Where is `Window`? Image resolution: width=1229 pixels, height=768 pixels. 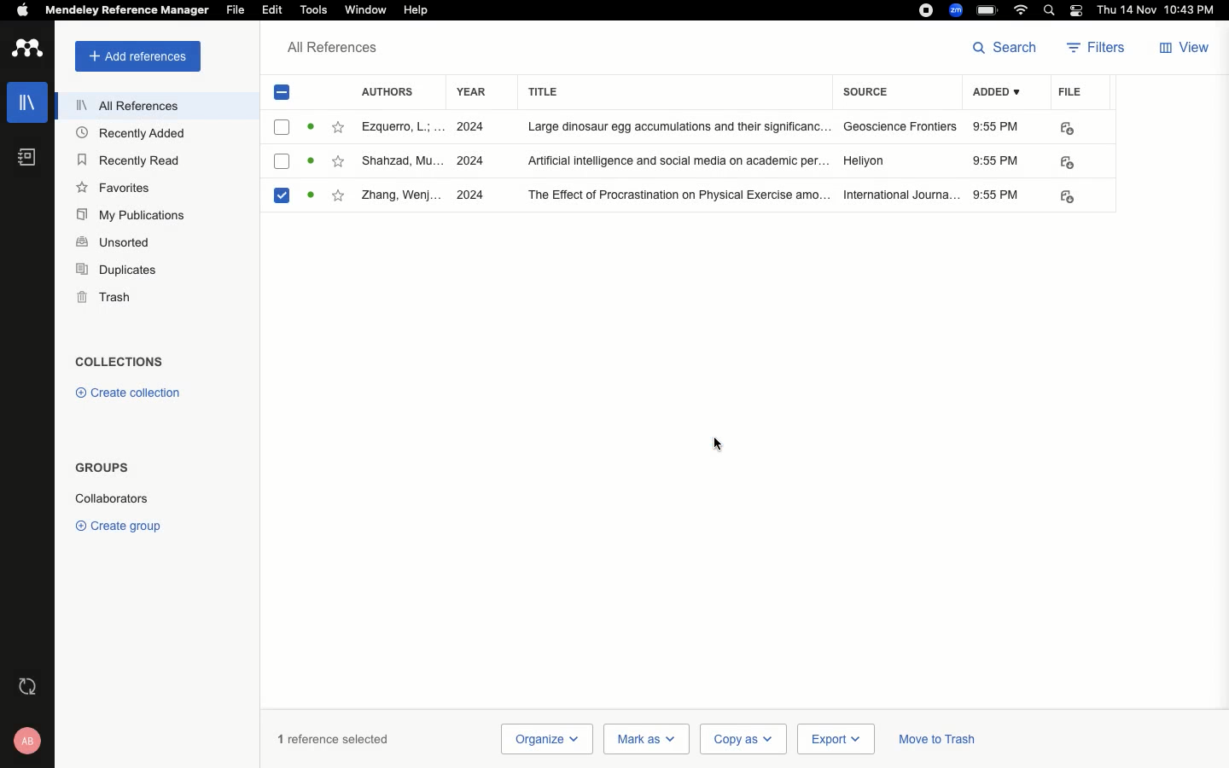 Window is located at coordinates (365, 10).